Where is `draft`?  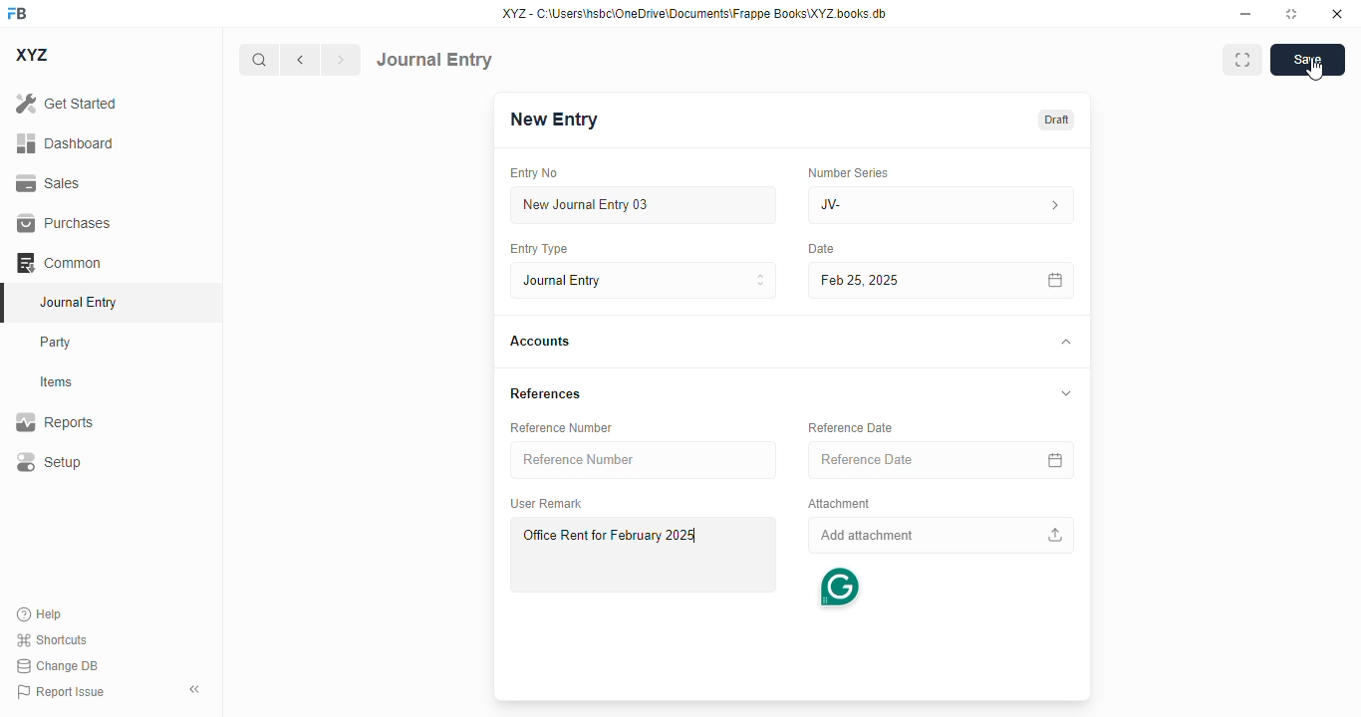 draft is located at coordinates (1057, 120).